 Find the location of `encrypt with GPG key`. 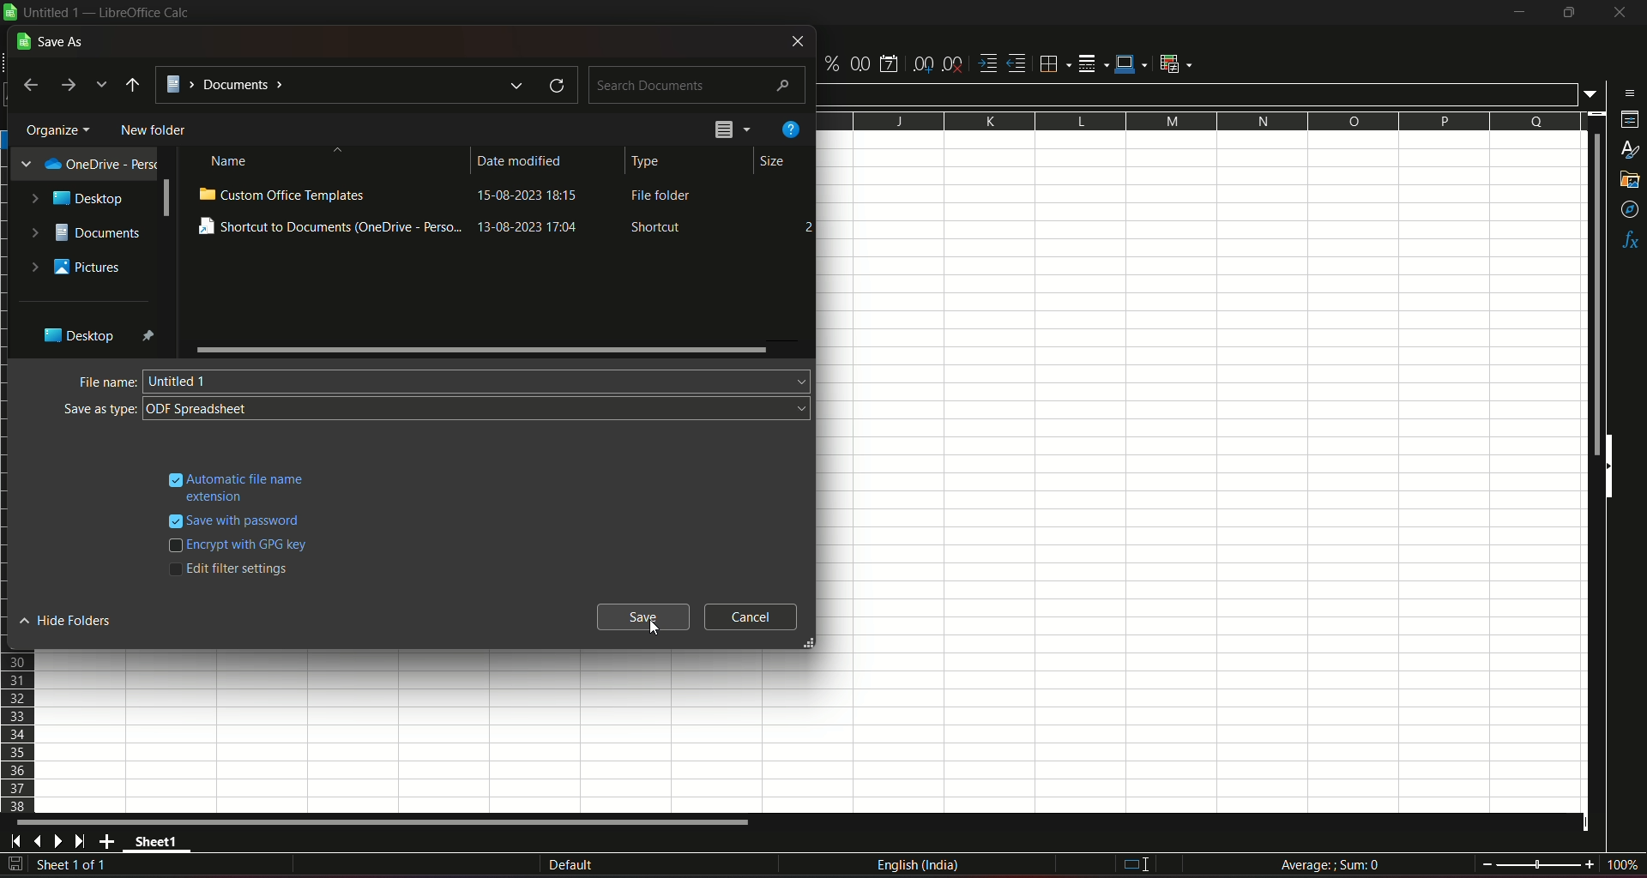

encrypt with GPG key is located at coordinates (251, 545).